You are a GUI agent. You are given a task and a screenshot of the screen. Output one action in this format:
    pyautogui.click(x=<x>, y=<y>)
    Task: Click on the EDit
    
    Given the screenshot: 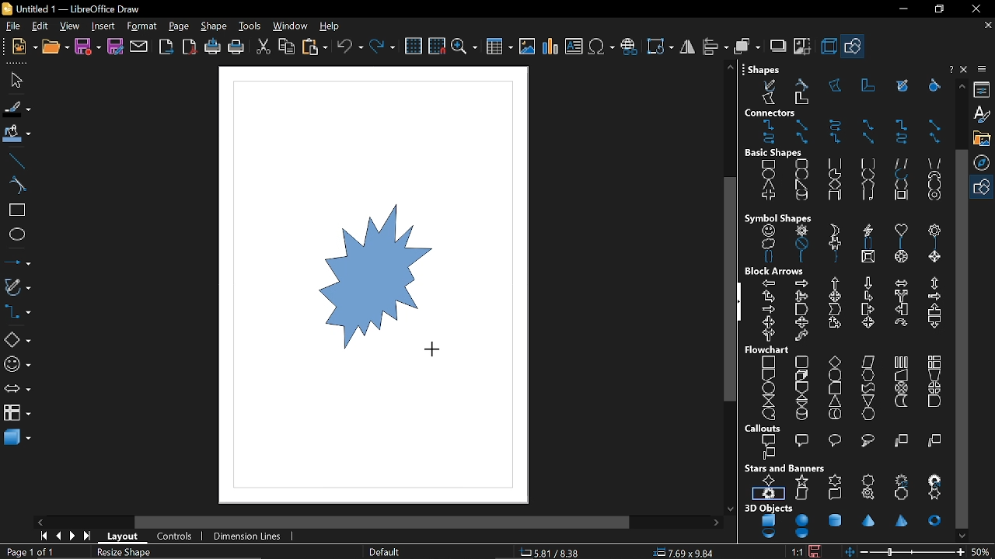 What is the action you would take?
    pyautogui.click(x=40, y=26)
    